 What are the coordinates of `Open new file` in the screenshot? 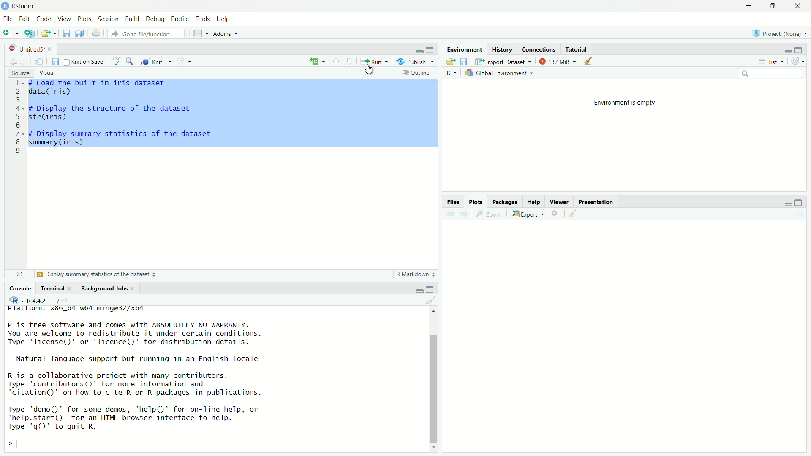 It's located at (11, 33).